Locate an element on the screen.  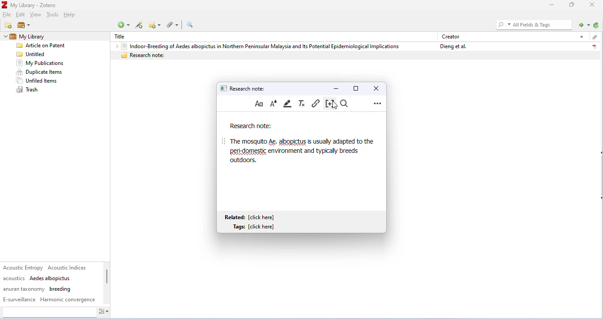
clear formatting is located at coordinates (302, 103).